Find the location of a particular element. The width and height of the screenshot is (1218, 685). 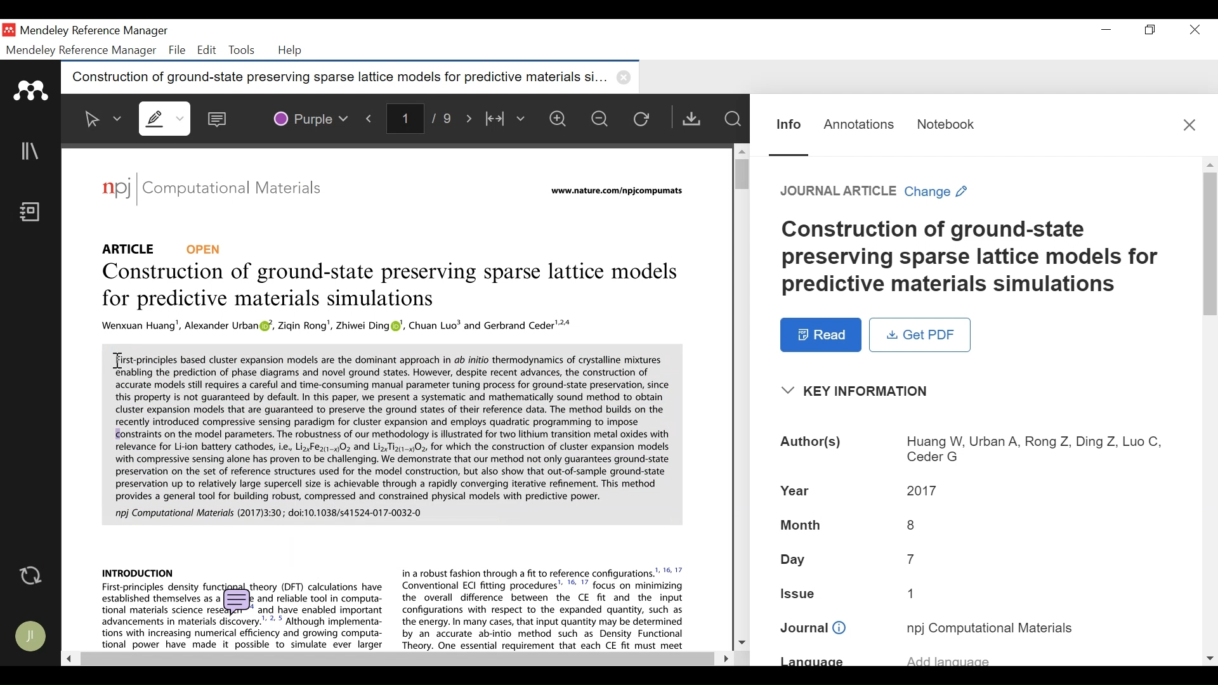

Issue is located at coordinates (916, 592).